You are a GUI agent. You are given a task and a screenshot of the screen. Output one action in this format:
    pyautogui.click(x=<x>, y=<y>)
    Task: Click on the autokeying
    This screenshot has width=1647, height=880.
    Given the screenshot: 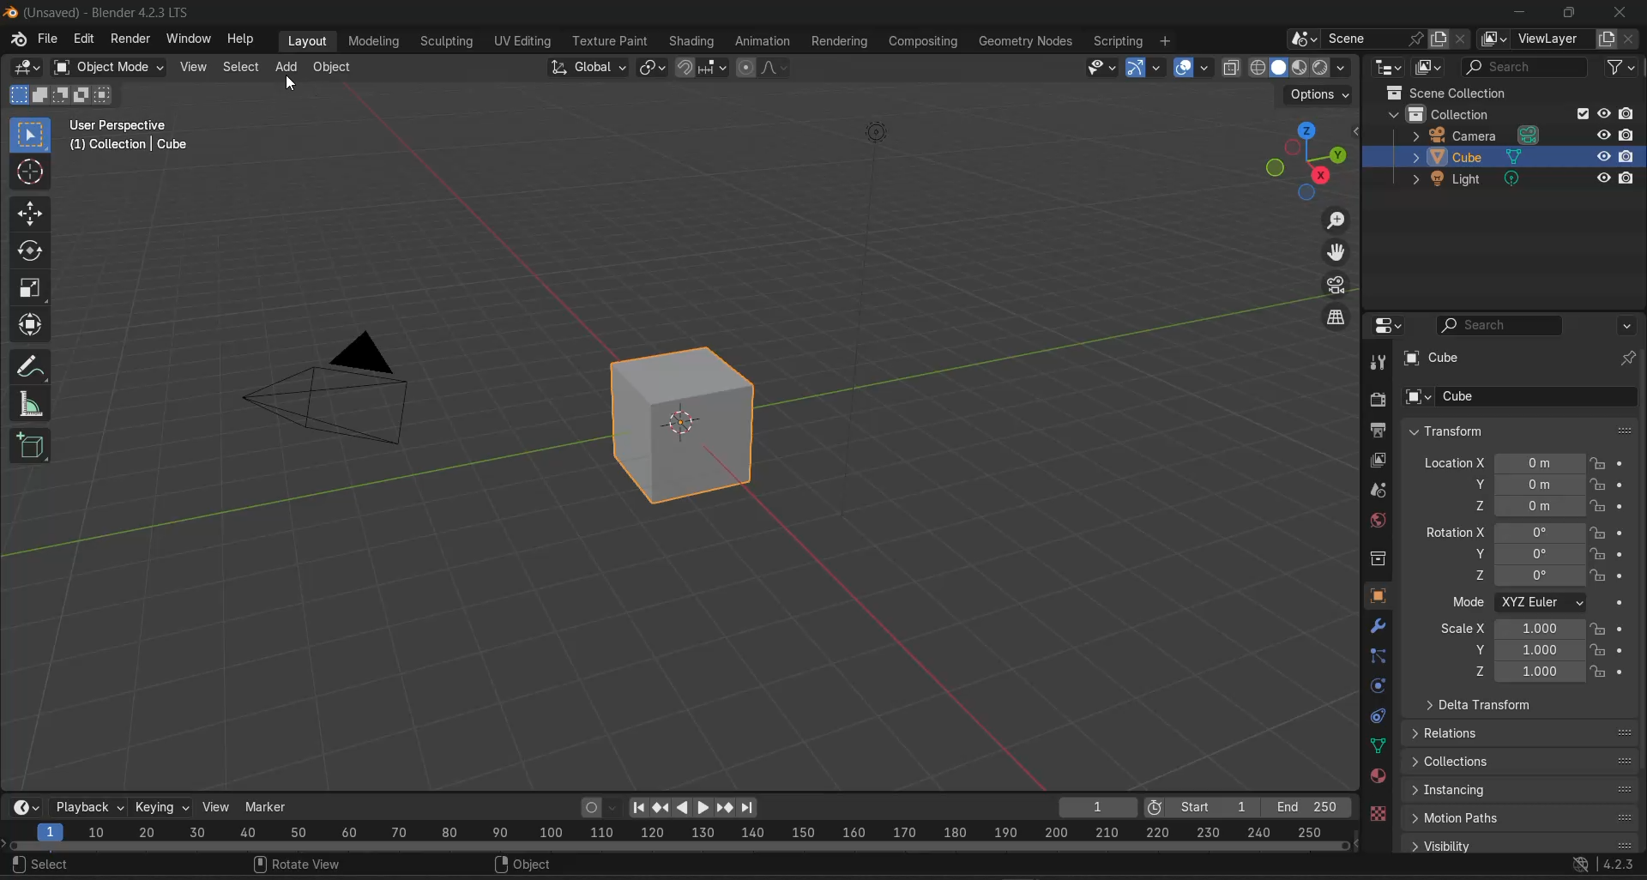 What is the action you would take?
    pyautogui.click(x=592, y=808)
    